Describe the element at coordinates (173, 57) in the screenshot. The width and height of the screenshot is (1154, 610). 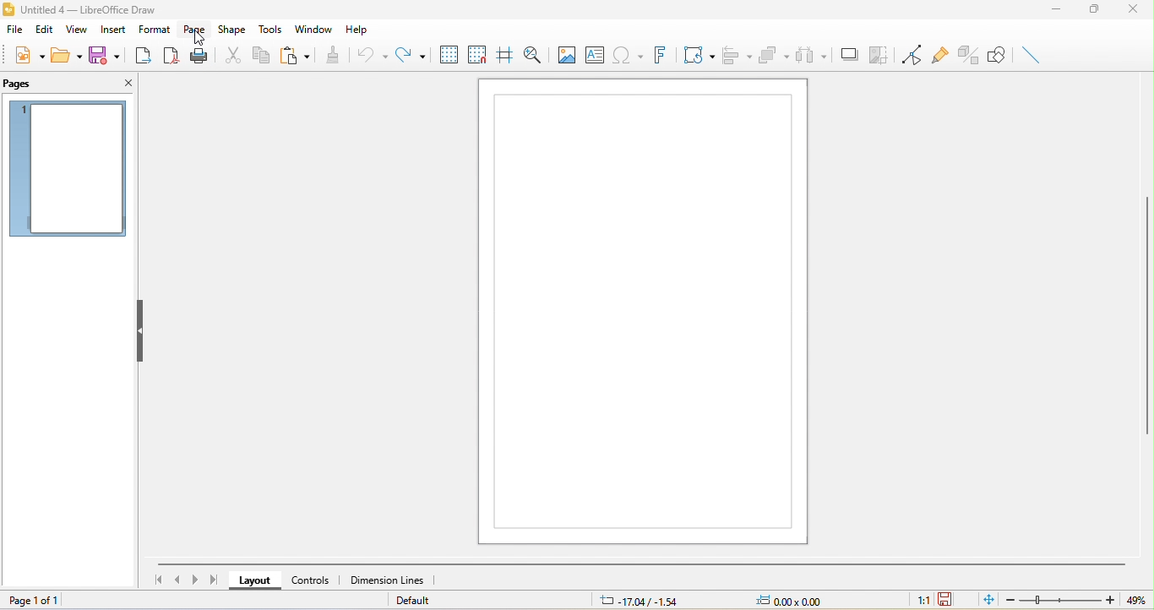
I see `export directly as pdf` at that location.